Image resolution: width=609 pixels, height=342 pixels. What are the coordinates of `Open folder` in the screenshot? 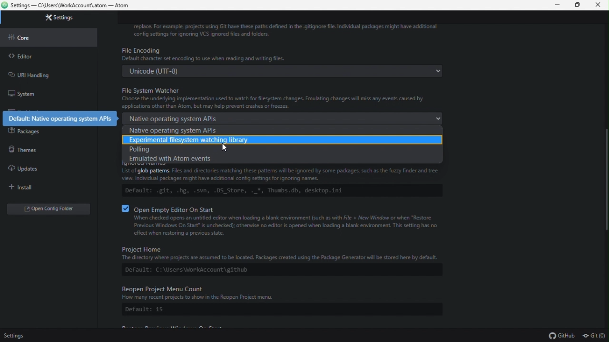 It's located at (44, 209).